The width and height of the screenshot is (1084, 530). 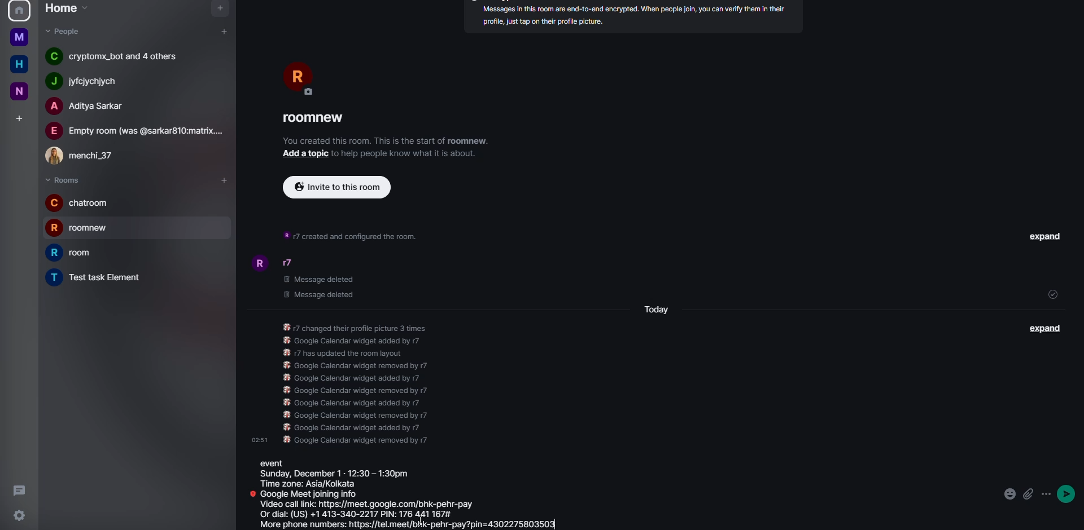 I want to click on inf0, so click(x=635, y=16).